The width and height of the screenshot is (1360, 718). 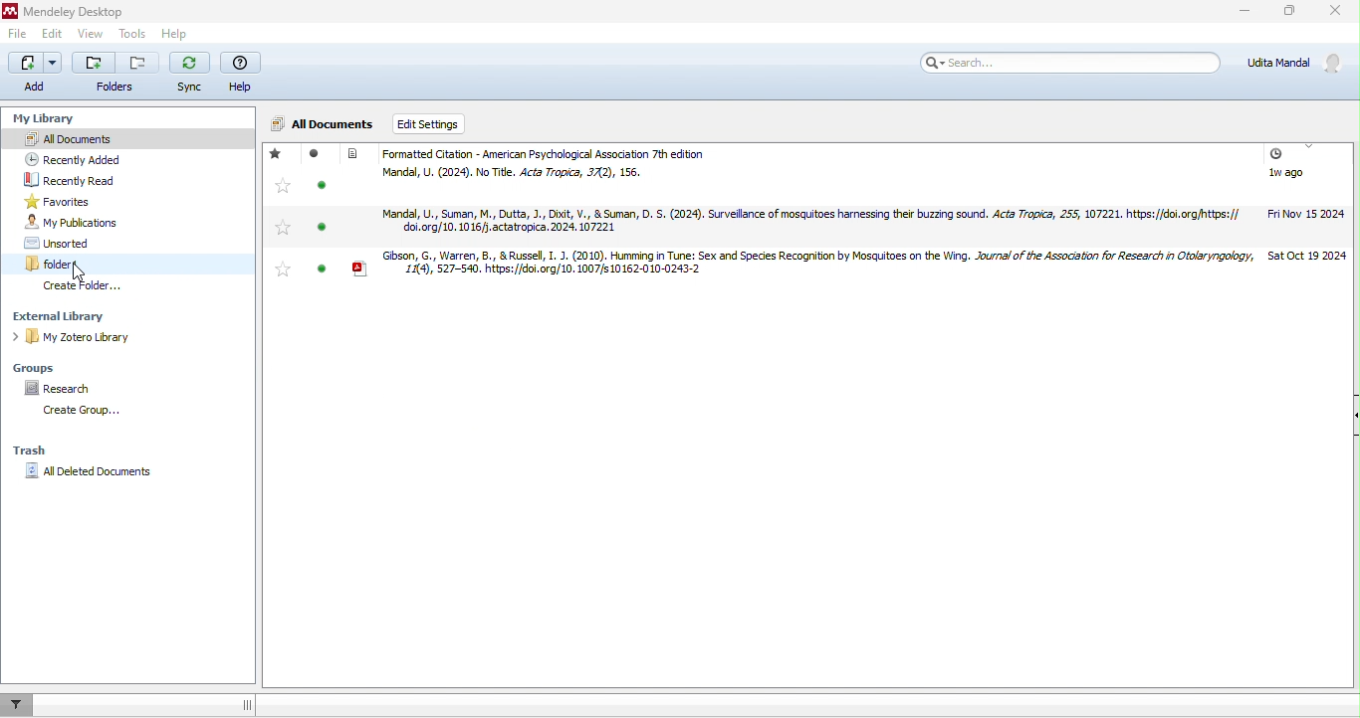 What do you see at coordinates (137, 471) in the screenshot?
I see `all deleted documents` at bounding box center [137, 471].